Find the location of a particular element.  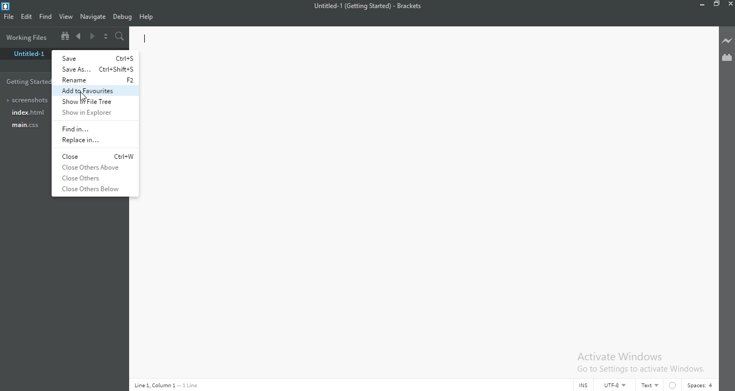

close others below is located at coordinates (96, 189).